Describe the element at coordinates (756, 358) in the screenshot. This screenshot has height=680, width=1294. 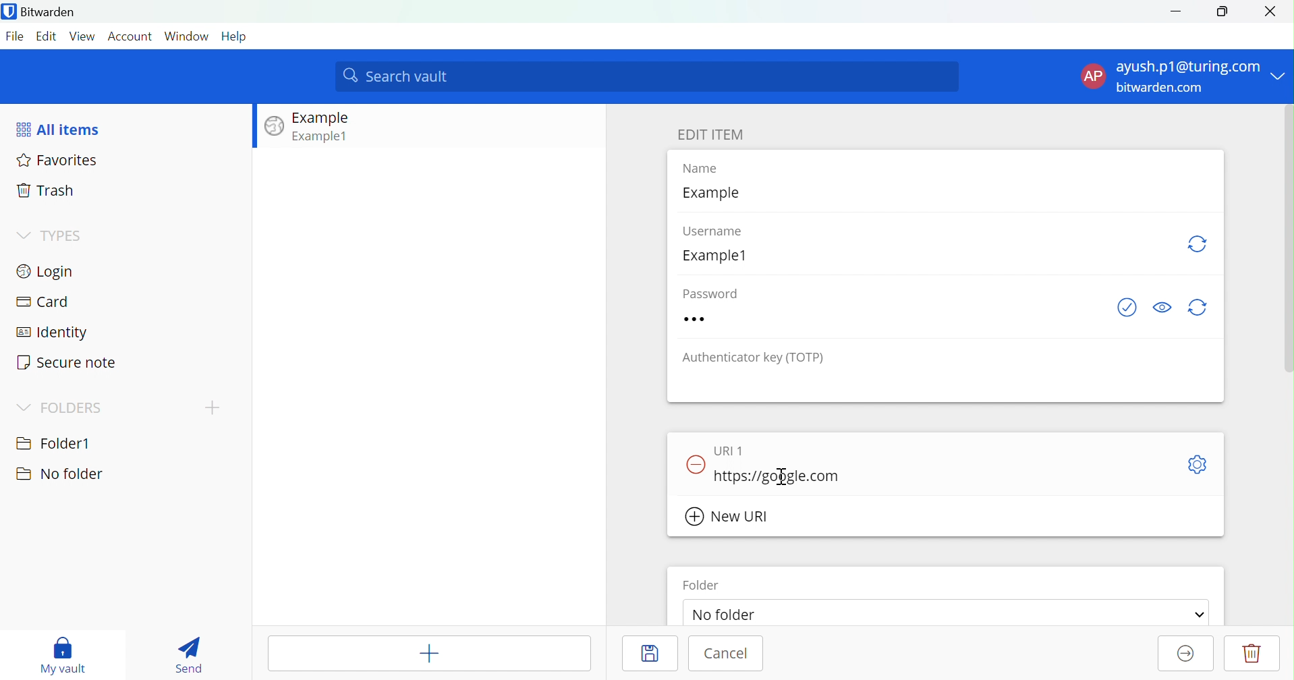
I see `Authenticator key (TOTP)` at that location.